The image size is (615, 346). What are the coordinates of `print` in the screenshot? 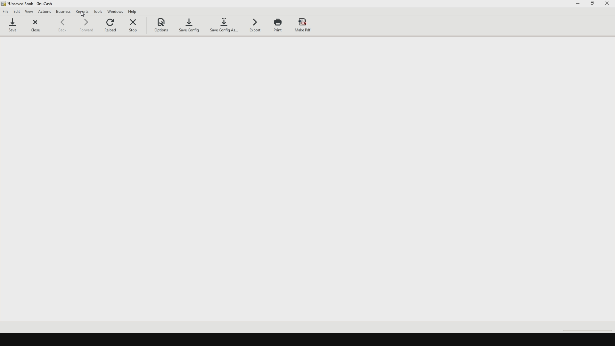 It's located at (280, 28).